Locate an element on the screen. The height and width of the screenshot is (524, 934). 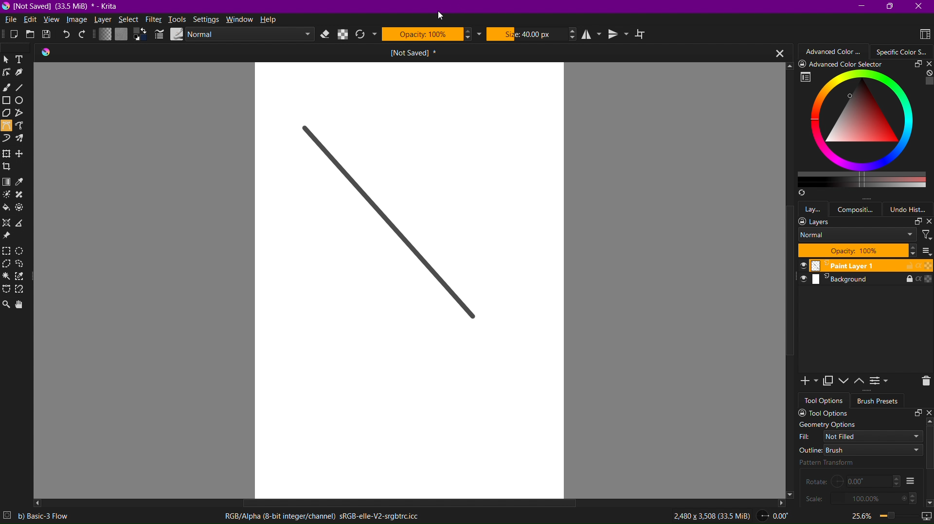
Opacity is located at coordinates (431, 34).